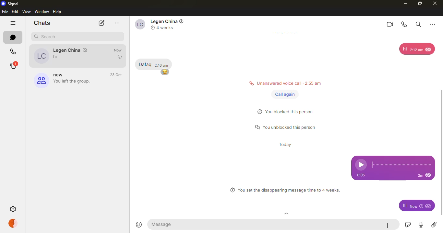 The image size is (443, 233). Describe the element at coordinates (58, 12) in the screenshot. I see `help` at that location.